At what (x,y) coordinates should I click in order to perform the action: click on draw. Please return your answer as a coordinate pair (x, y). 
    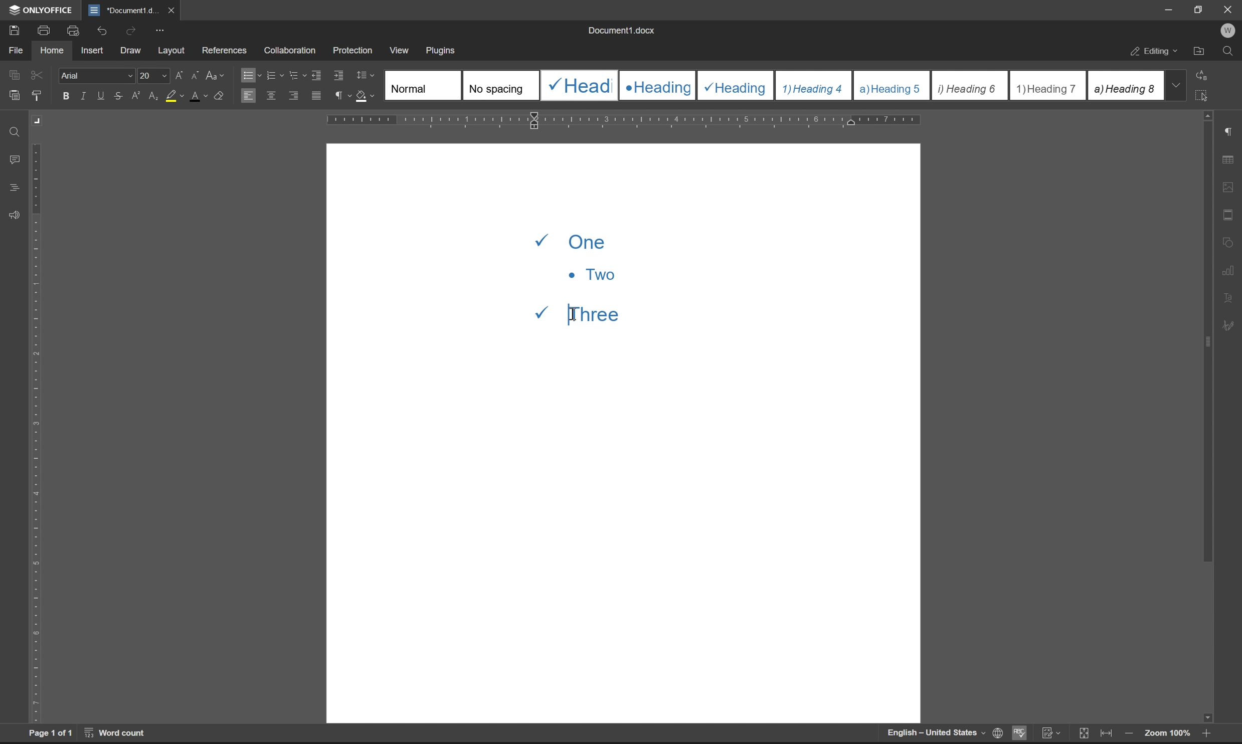
    Looking at the image, I should click on (133, 51).